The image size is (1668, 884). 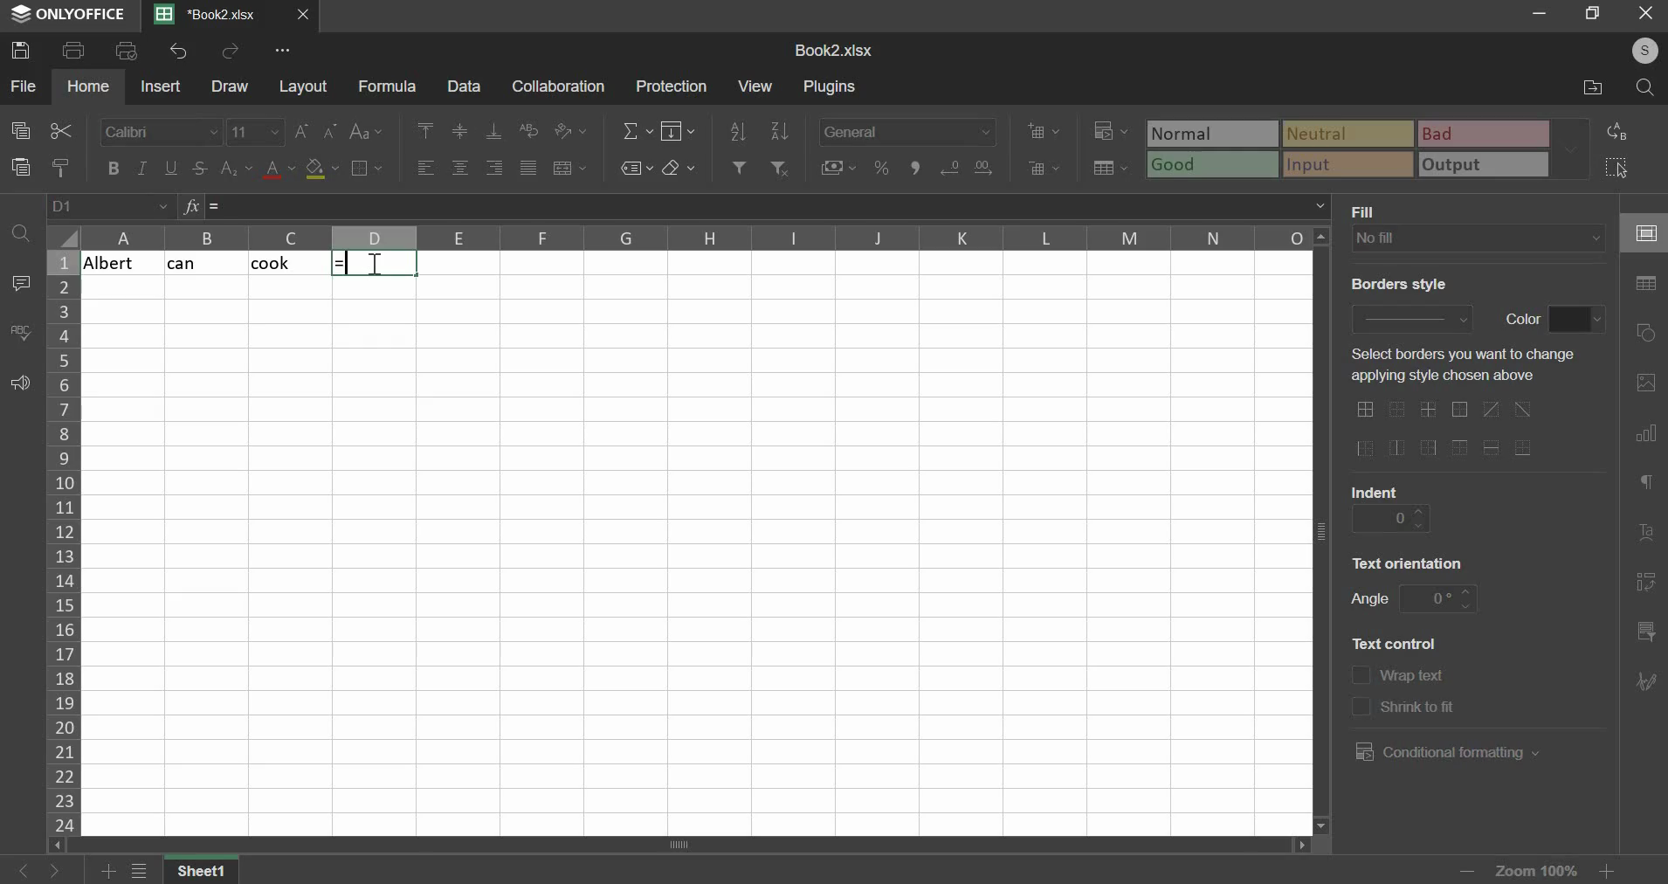 I want to click on align top, so click(x=428, y=131).